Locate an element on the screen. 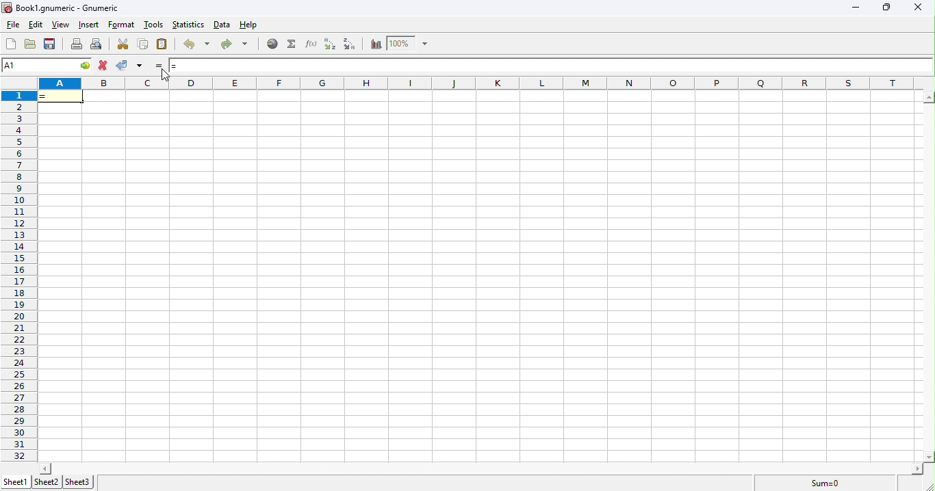 The image size is (935, 491). data is located at coordinates (222, 25).